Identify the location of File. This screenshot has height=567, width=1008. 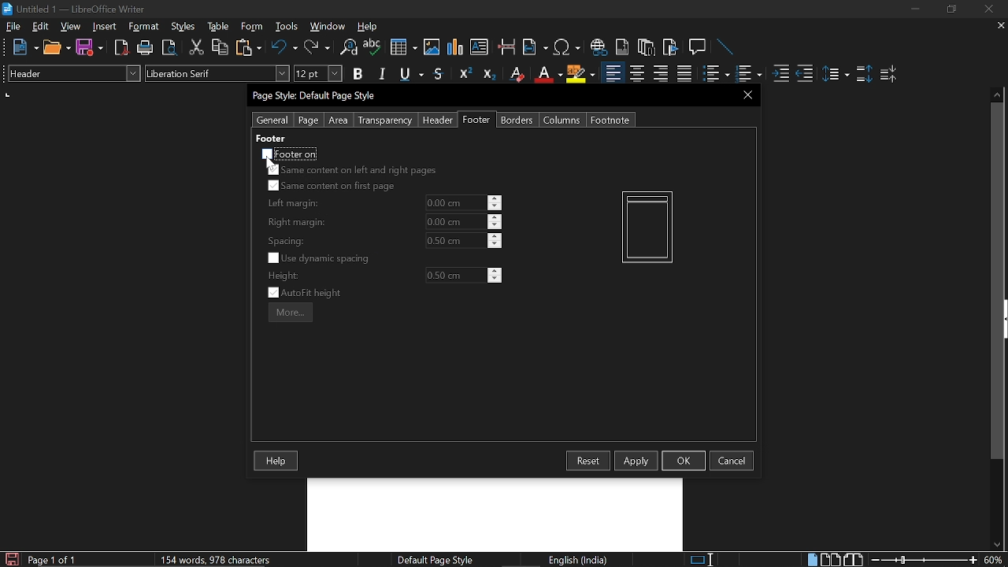
(13, 26).